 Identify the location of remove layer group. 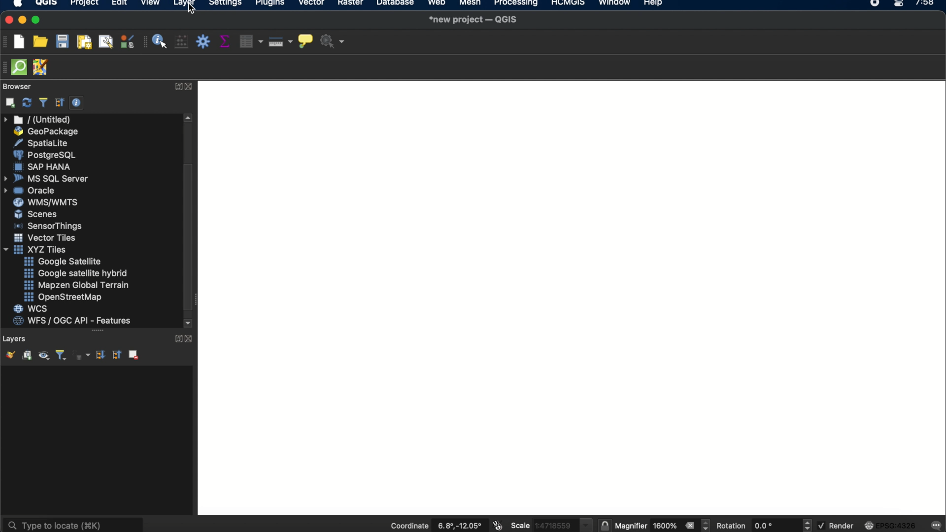
(133, 354).